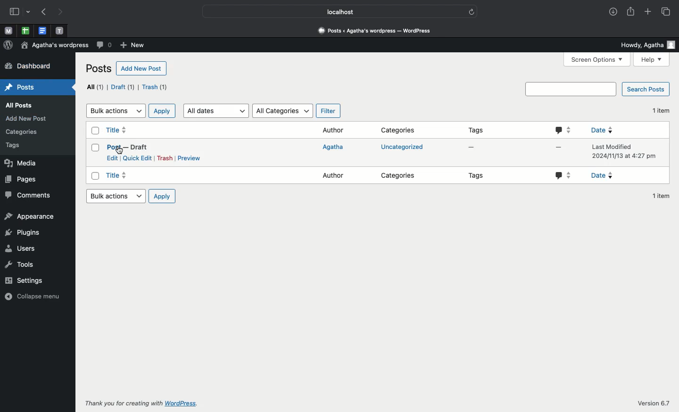  I want to click on Pinned tab, so click(8, 32).